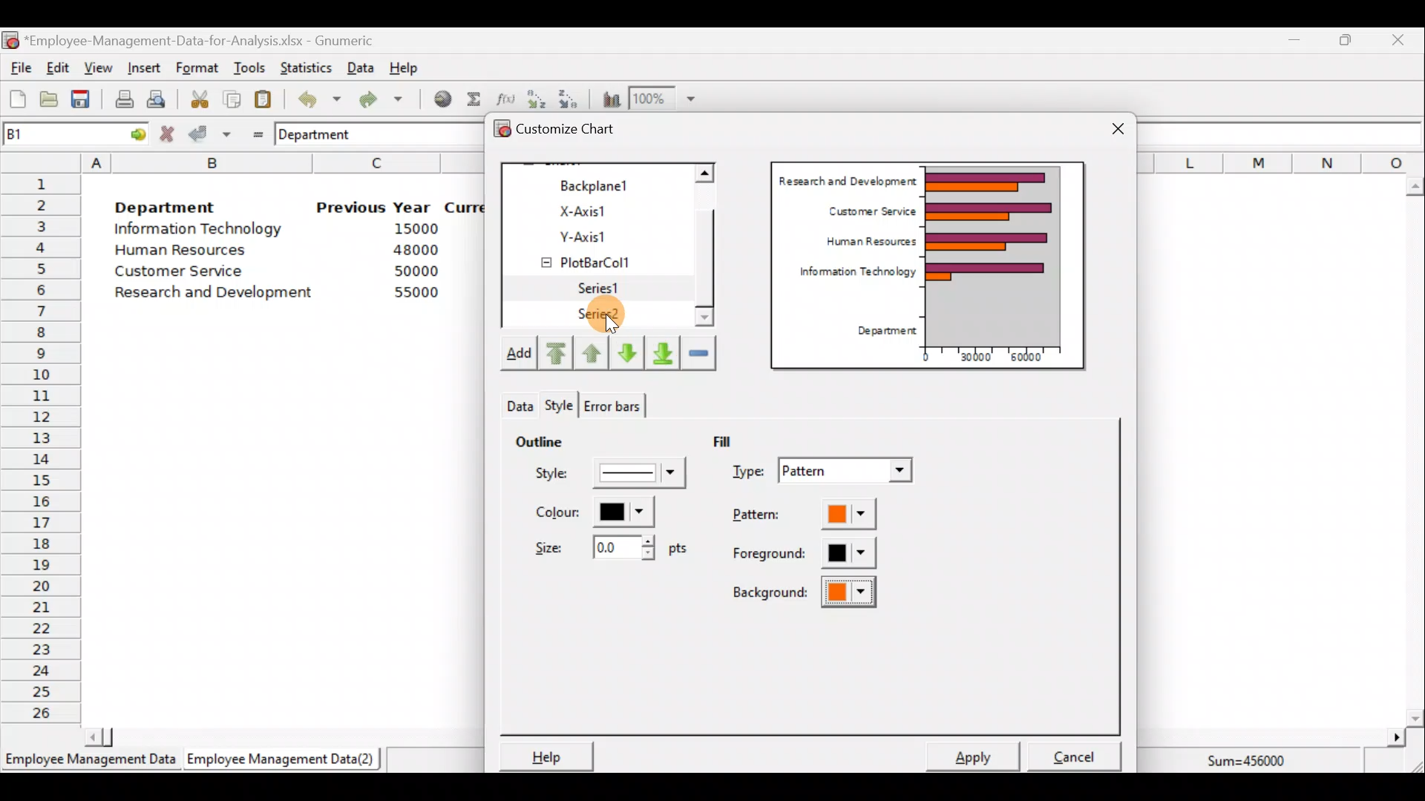  Describe the element at coordinates (263, 99) in the screenshot. I see `Paste the clipboard` at that location.